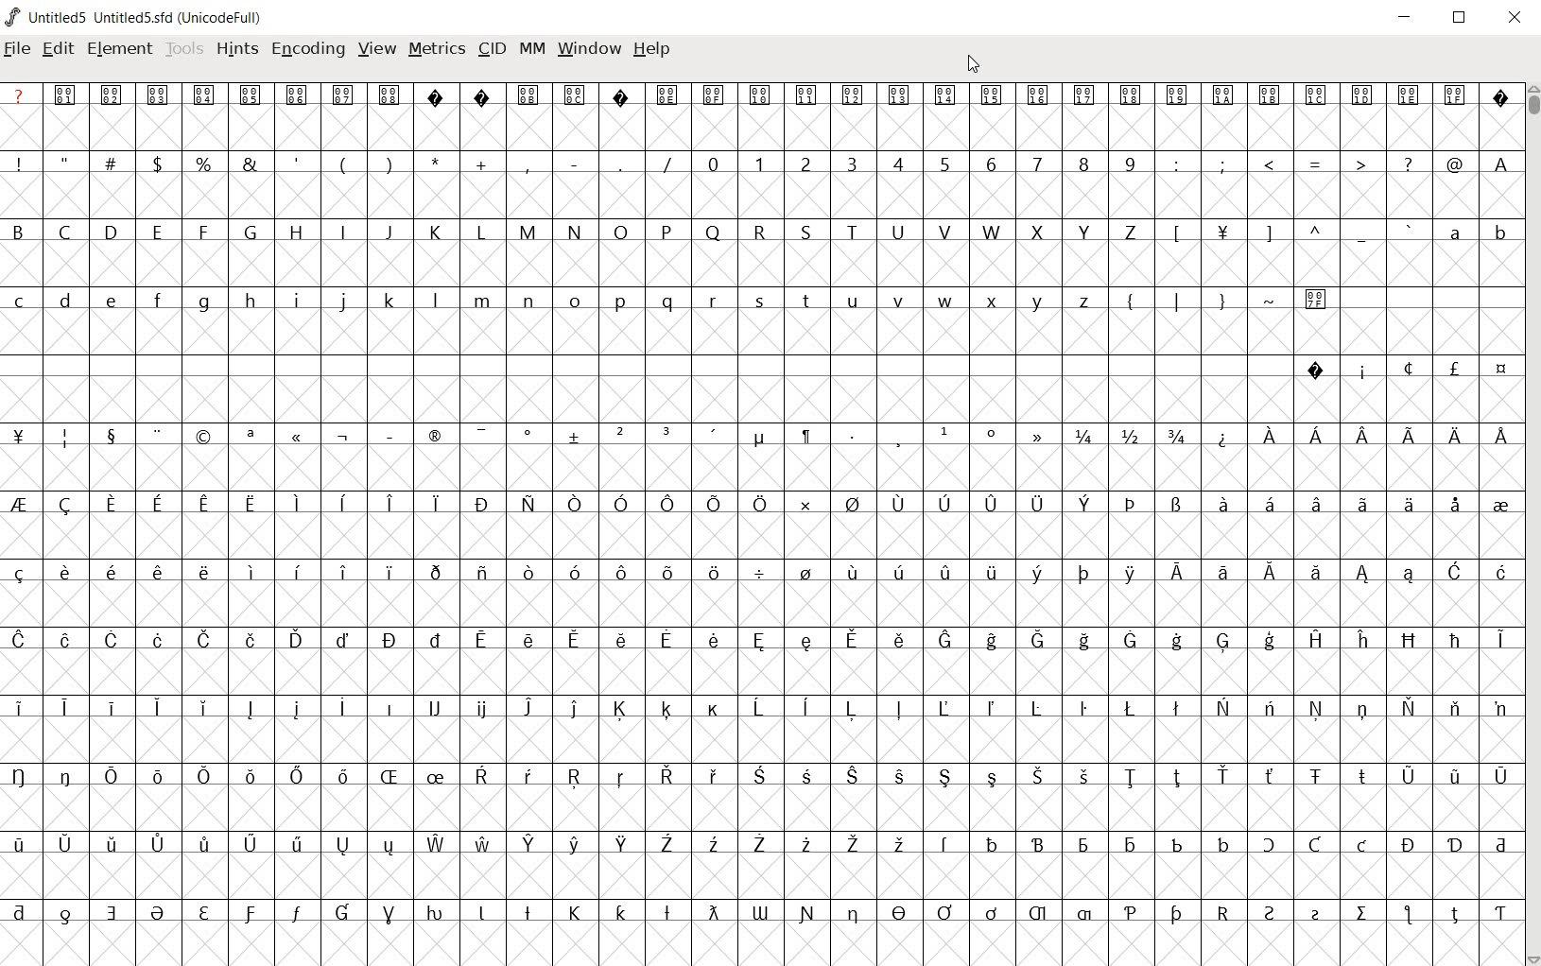 This screenshot has width=1541, height=966. What do you see at coordinates (576, 912) in the screenshot?
I see `Symbol` at bounding box center [576, 912].